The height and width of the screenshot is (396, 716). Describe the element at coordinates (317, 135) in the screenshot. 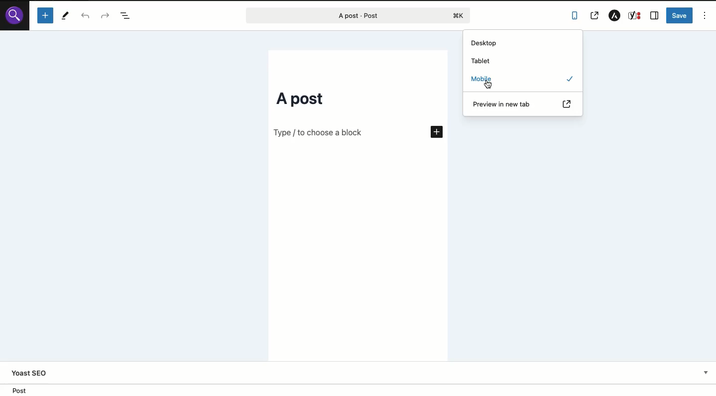

I see `type / choose a block` at that location.